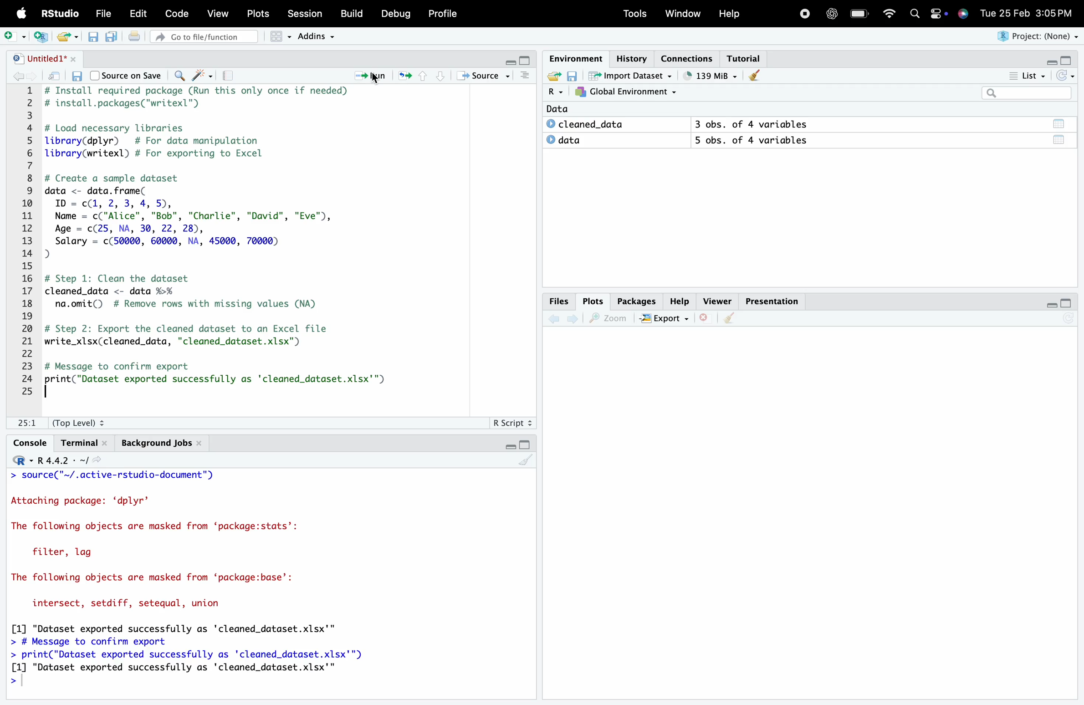 Image resolution: width=1084 pixels, height=705 pixels. Describe the element at coordinates (553, 76) in the screenshot. I see `Load workspace` at that location.